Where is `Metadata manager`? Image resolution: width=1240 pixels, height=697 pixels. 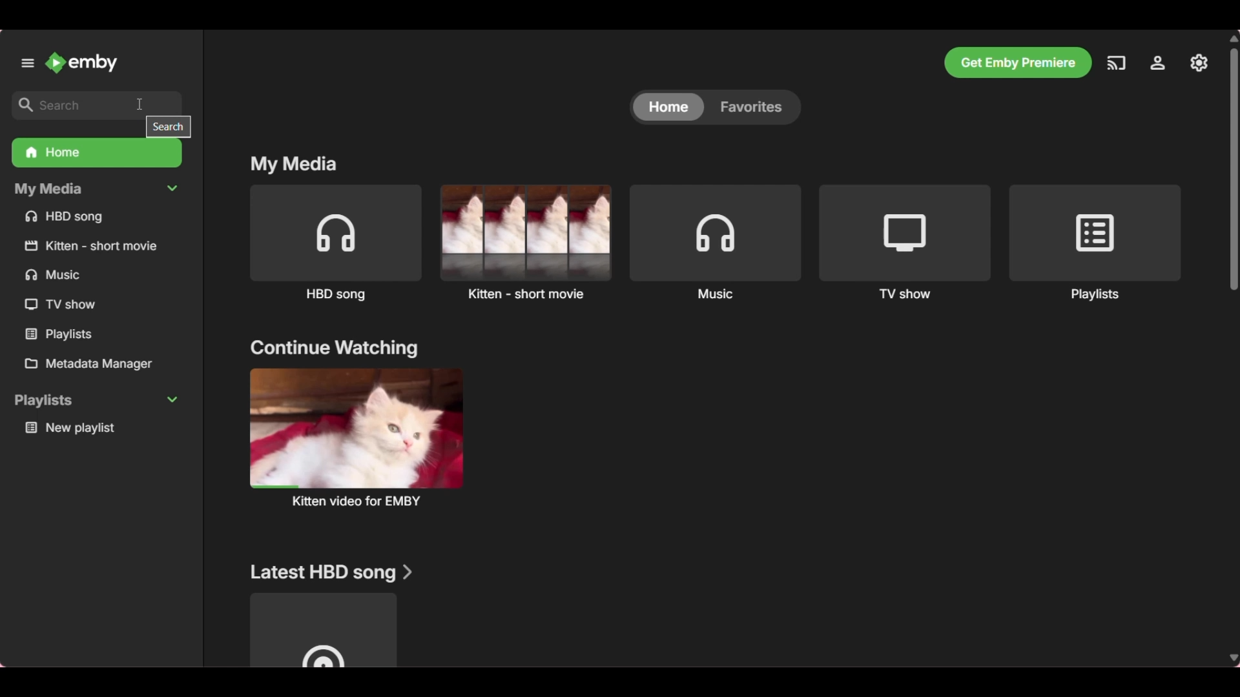
Metadata manager is located at coordinates (99, 365).